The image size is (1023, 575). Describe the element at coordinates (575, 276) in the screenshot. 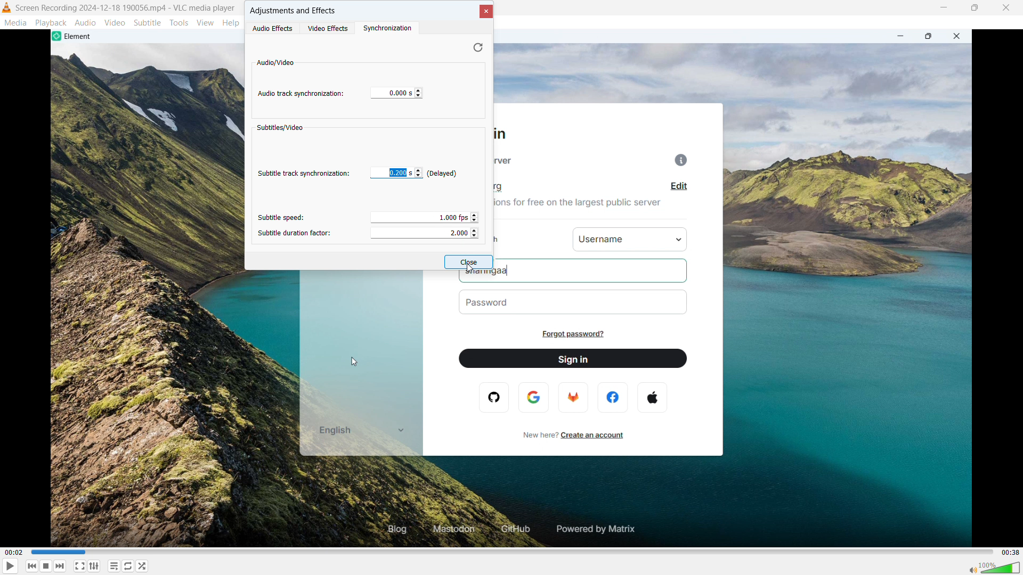

I see `sharingaa` at that location.